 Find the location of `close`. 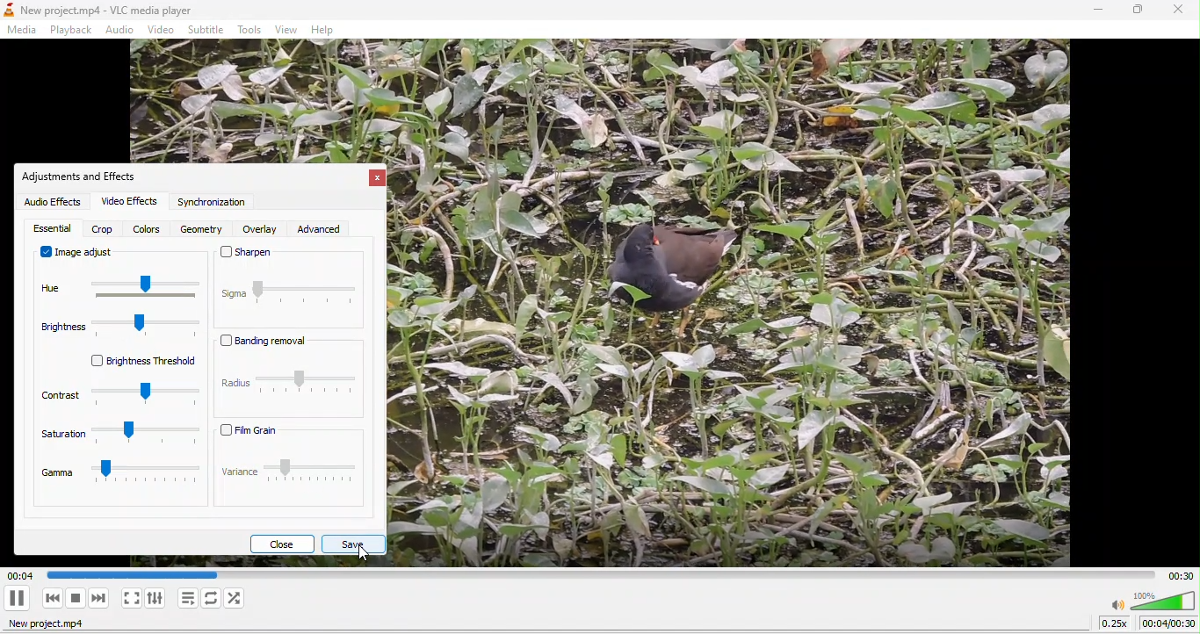

close is located at coordinates (282, 544).